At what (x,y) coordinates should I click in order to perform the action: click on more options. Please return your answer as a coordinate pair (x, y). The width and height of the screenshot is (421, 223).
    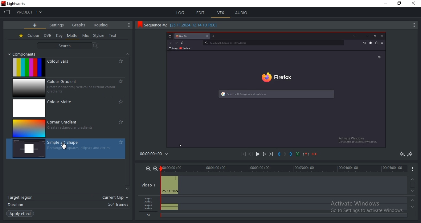
    Looking at the image, I should click on (413, 26).